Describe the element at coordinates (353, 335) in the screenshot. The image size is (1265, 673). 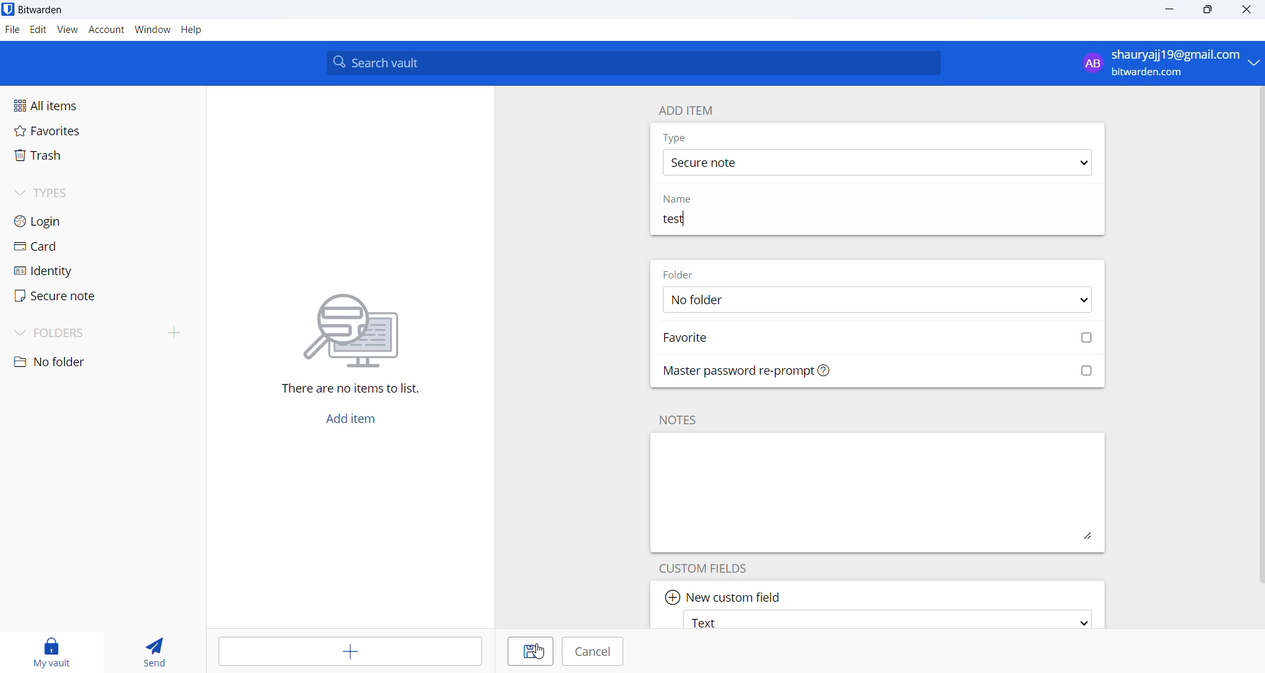
I see `graphic and text` at that location.